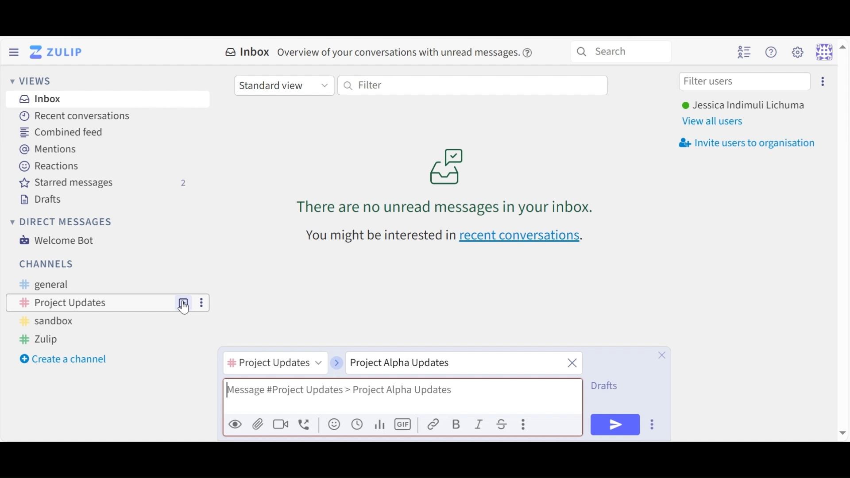  Describe the element at coordinates (63, 222) in the screenshot. I see `Direct Messages` at that location.